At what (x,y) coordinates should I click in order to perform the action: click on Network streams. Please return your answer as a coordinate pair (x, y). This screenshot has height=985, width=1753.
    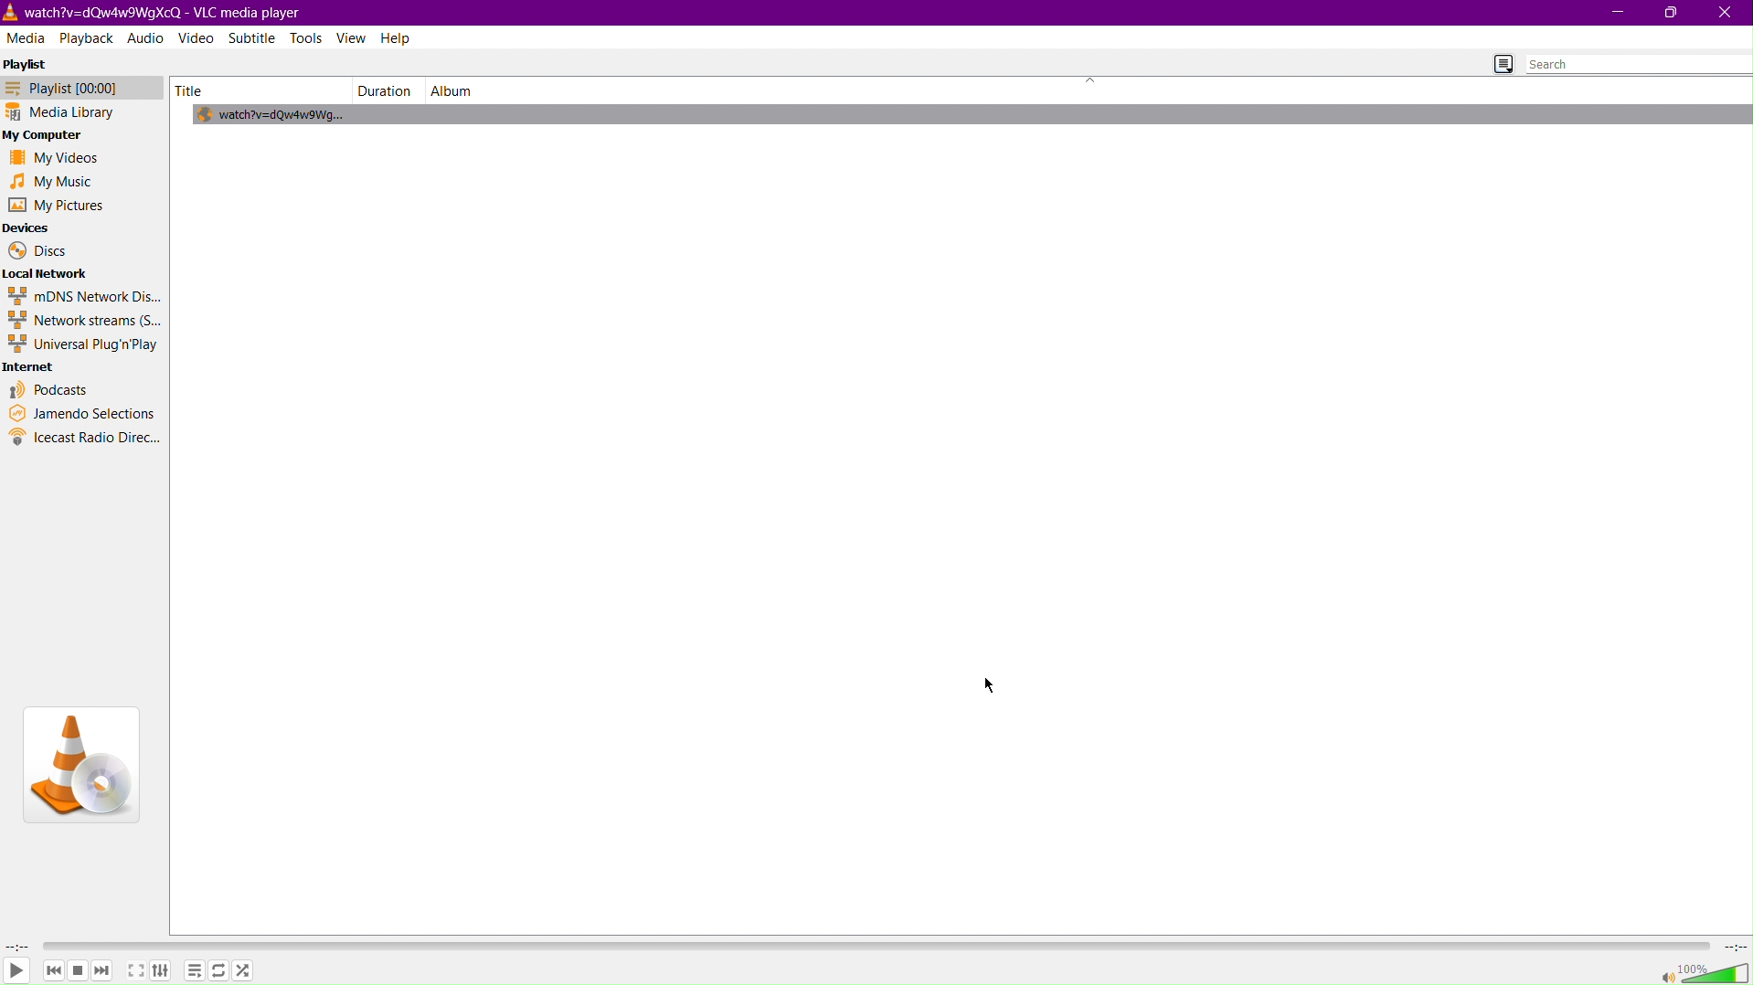
    Looking at the image, I should click on (86, 322).